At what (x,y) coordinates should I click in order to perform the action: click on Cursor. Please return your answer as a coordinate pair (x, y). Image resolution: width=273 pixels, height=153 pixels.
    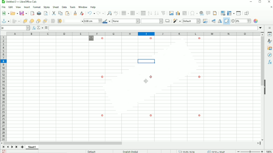
    Looking at the image, I should click on (146, 81).